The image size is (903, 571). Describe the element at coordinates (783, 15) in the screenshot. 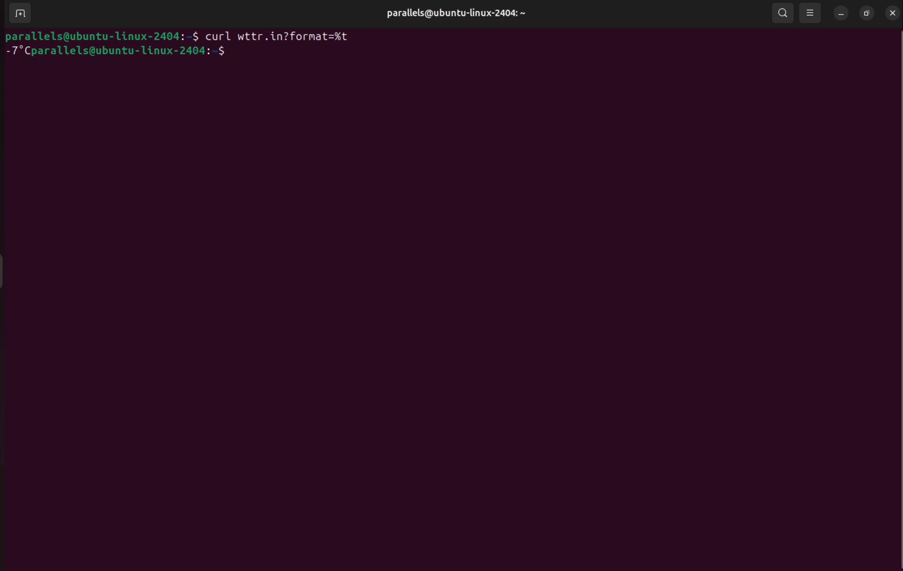

I see `search` at that location.